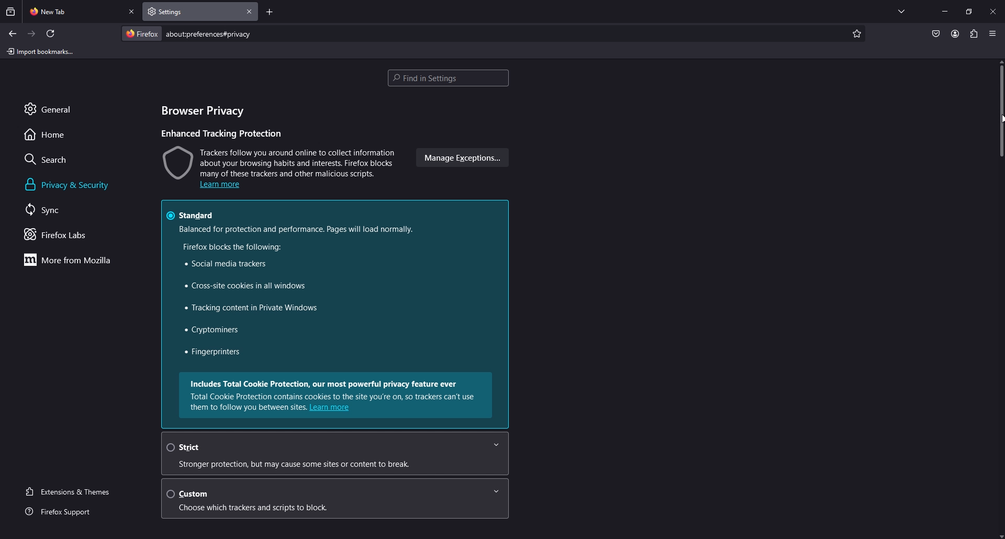  What do you see at coordinates (213, 330) in the screenshot?
I see `Cryptominers` at bounding box center [213, 330].